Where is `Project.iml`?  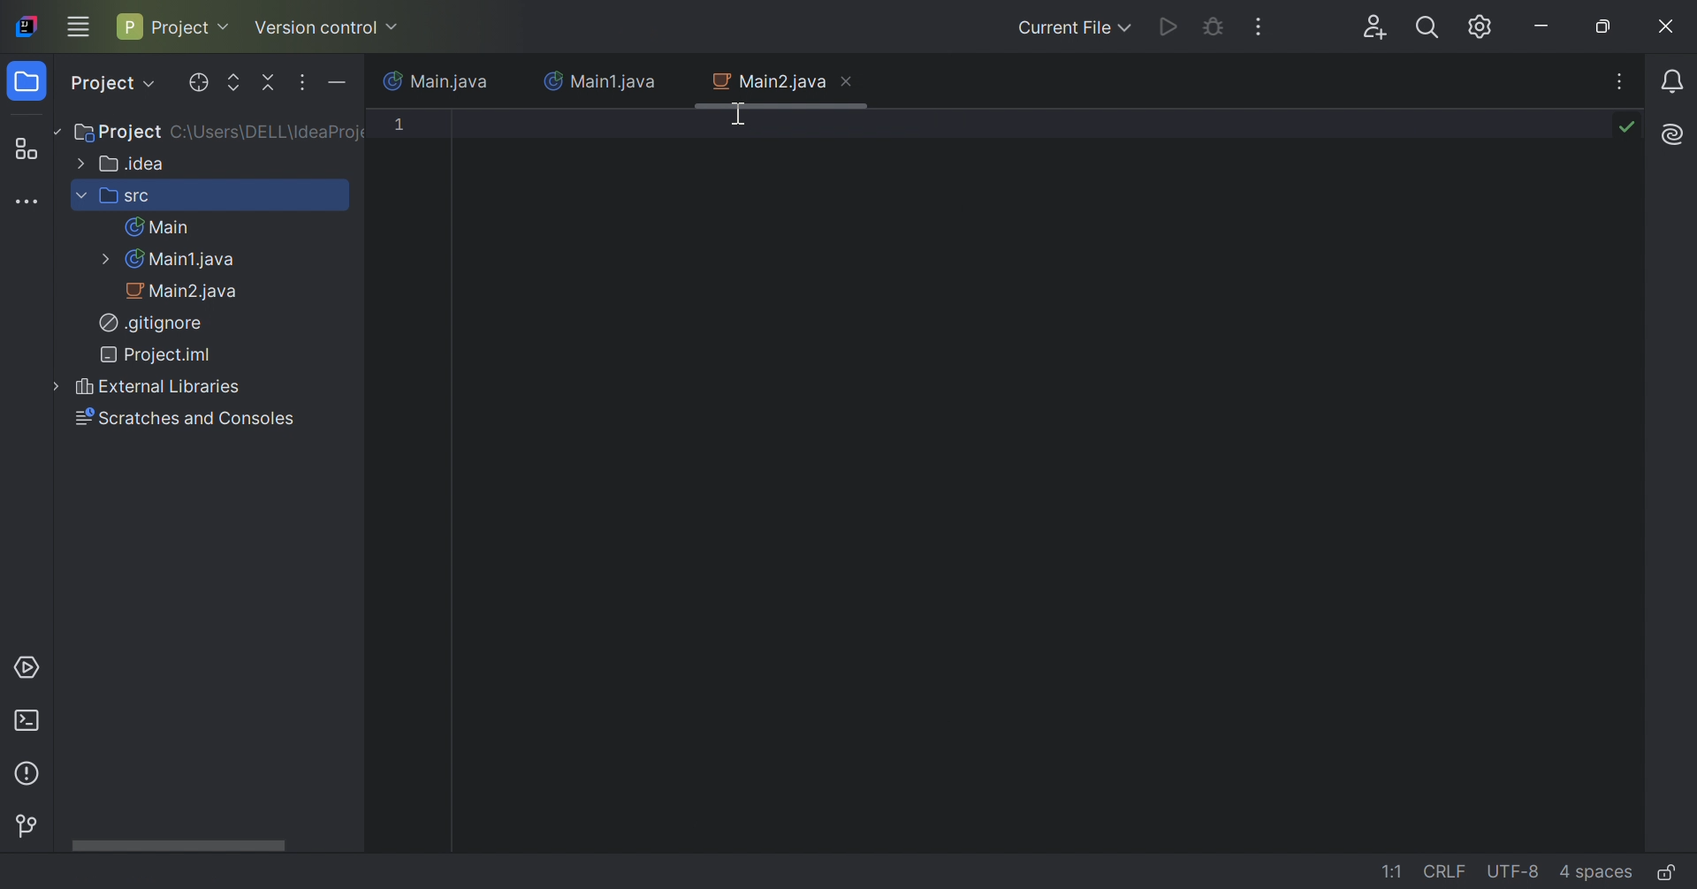 Project.iml is located at coordinates (156, 353).